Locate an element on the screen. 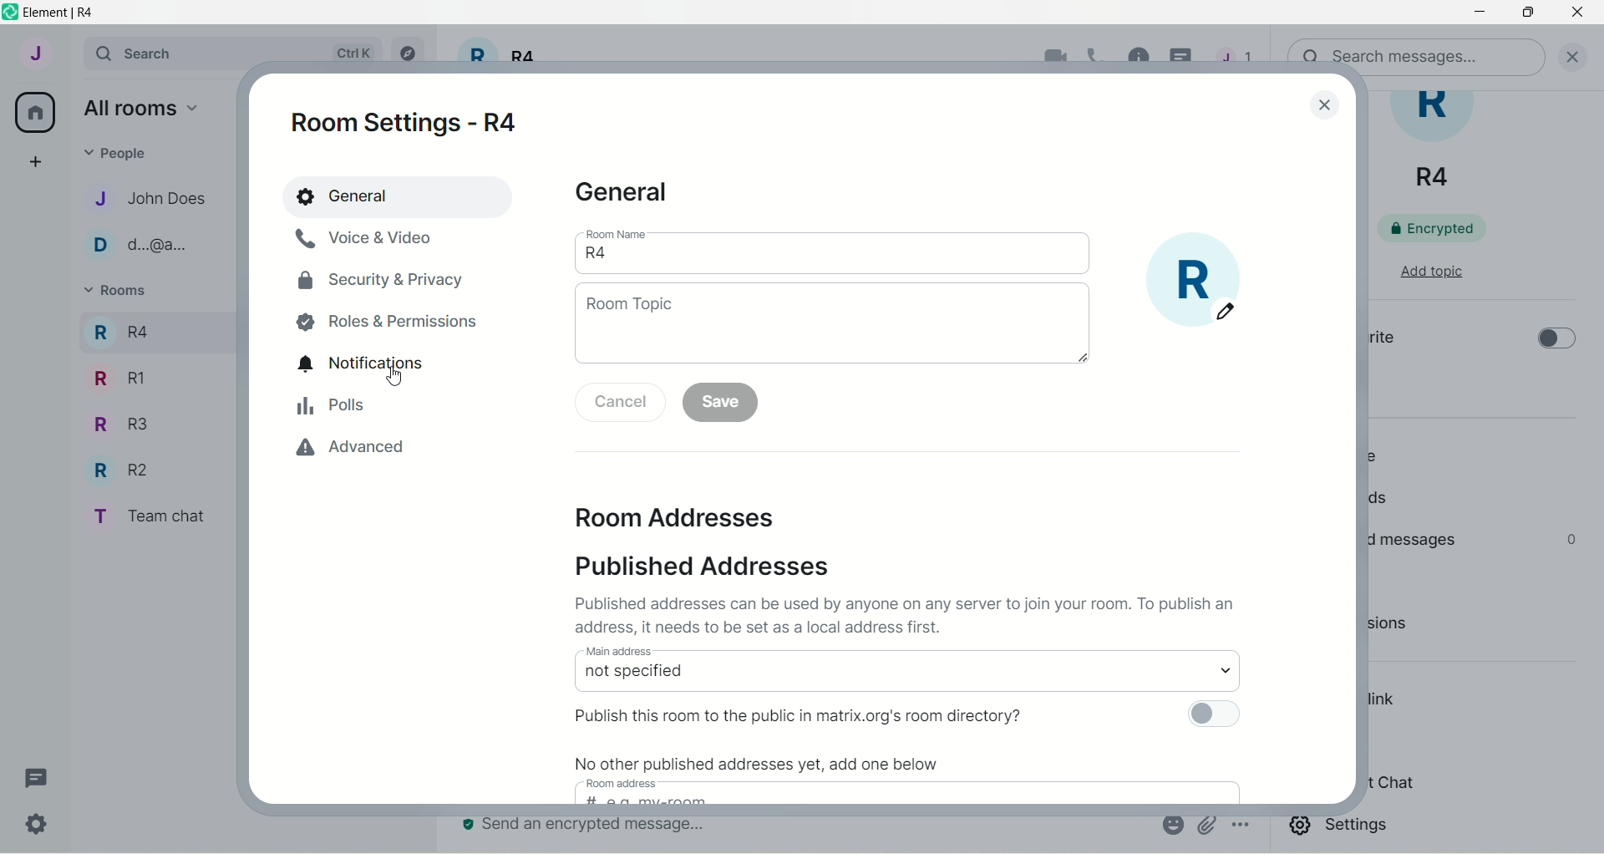  Published addresses can be used Dy anyone on any server to join your room. Io publish an
address, it needs to be set as a local address first. is located at coordinates (914, 613).